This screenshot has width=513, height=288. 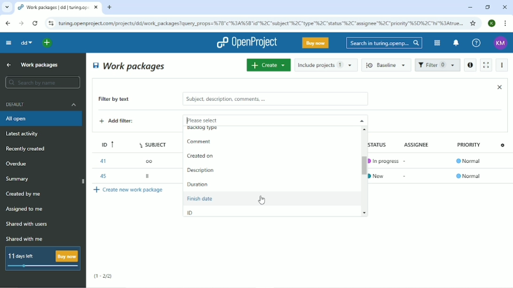 I want to click on Recently created, so click(x=27, y=149).